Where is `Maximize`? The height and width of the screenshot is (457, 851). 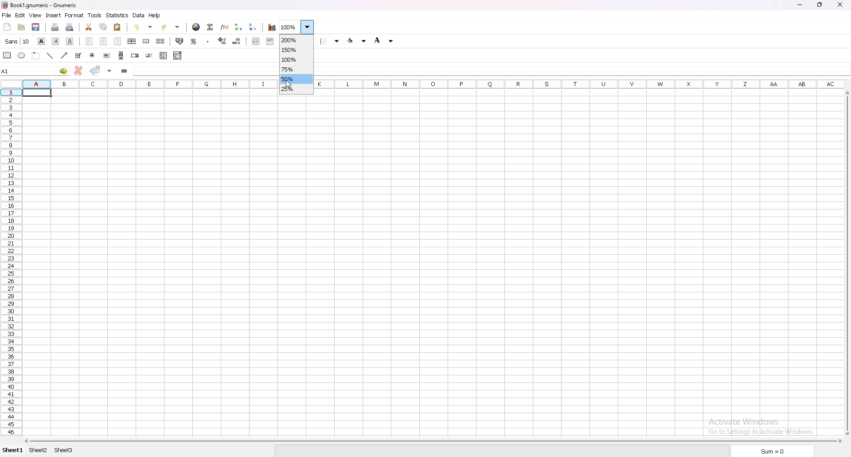
Maximize is located at coordinates (820, 5).